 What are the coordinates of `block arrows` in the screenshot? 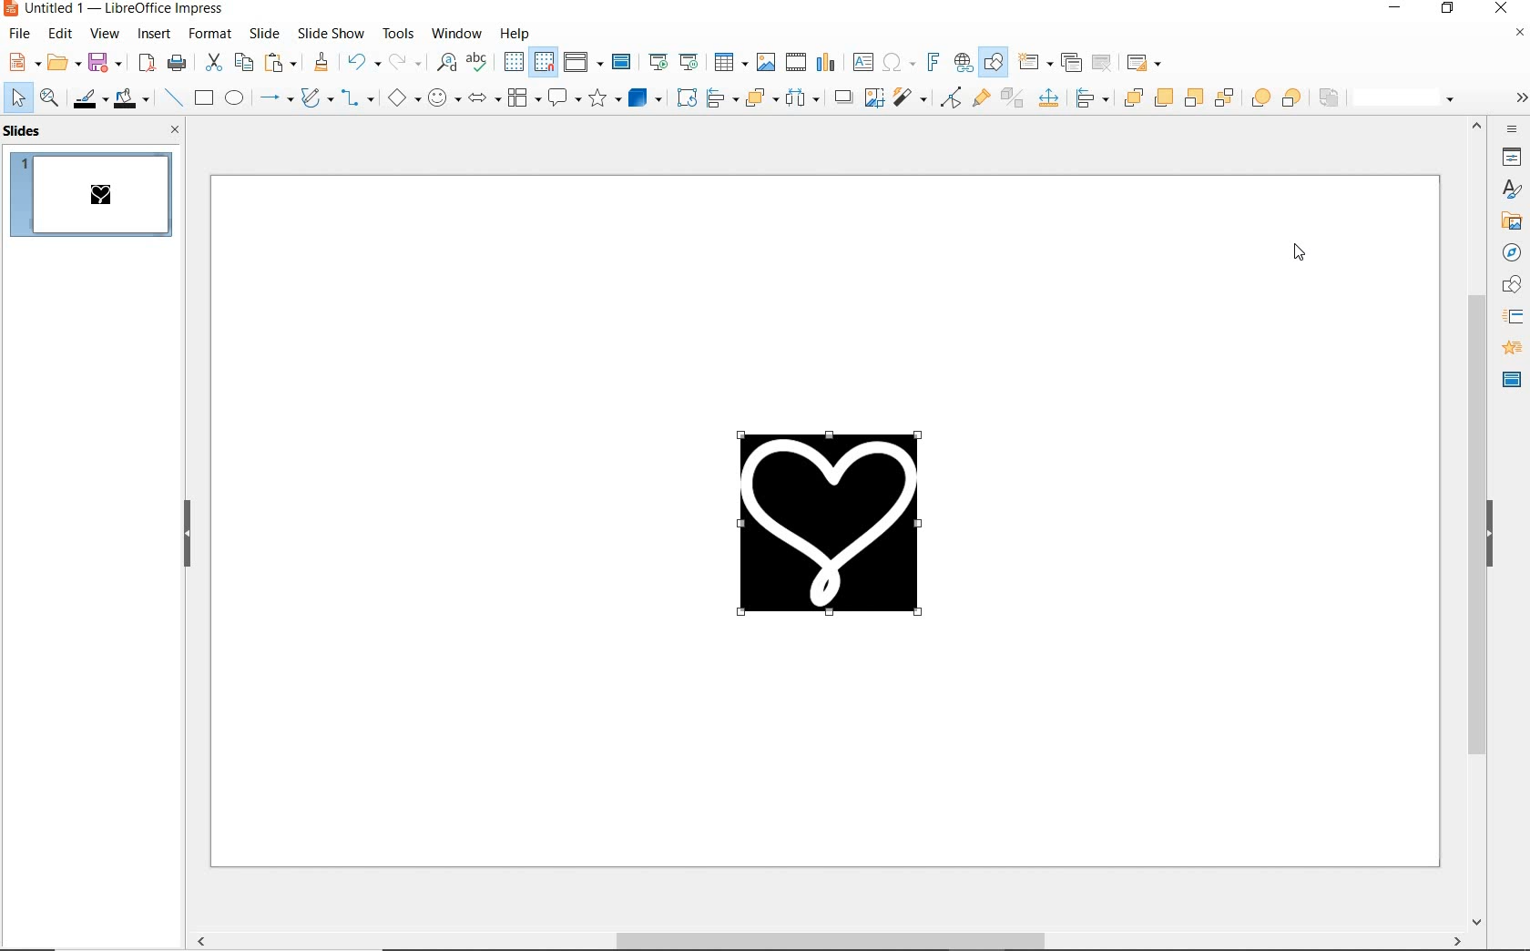 It's located at (483, 97).